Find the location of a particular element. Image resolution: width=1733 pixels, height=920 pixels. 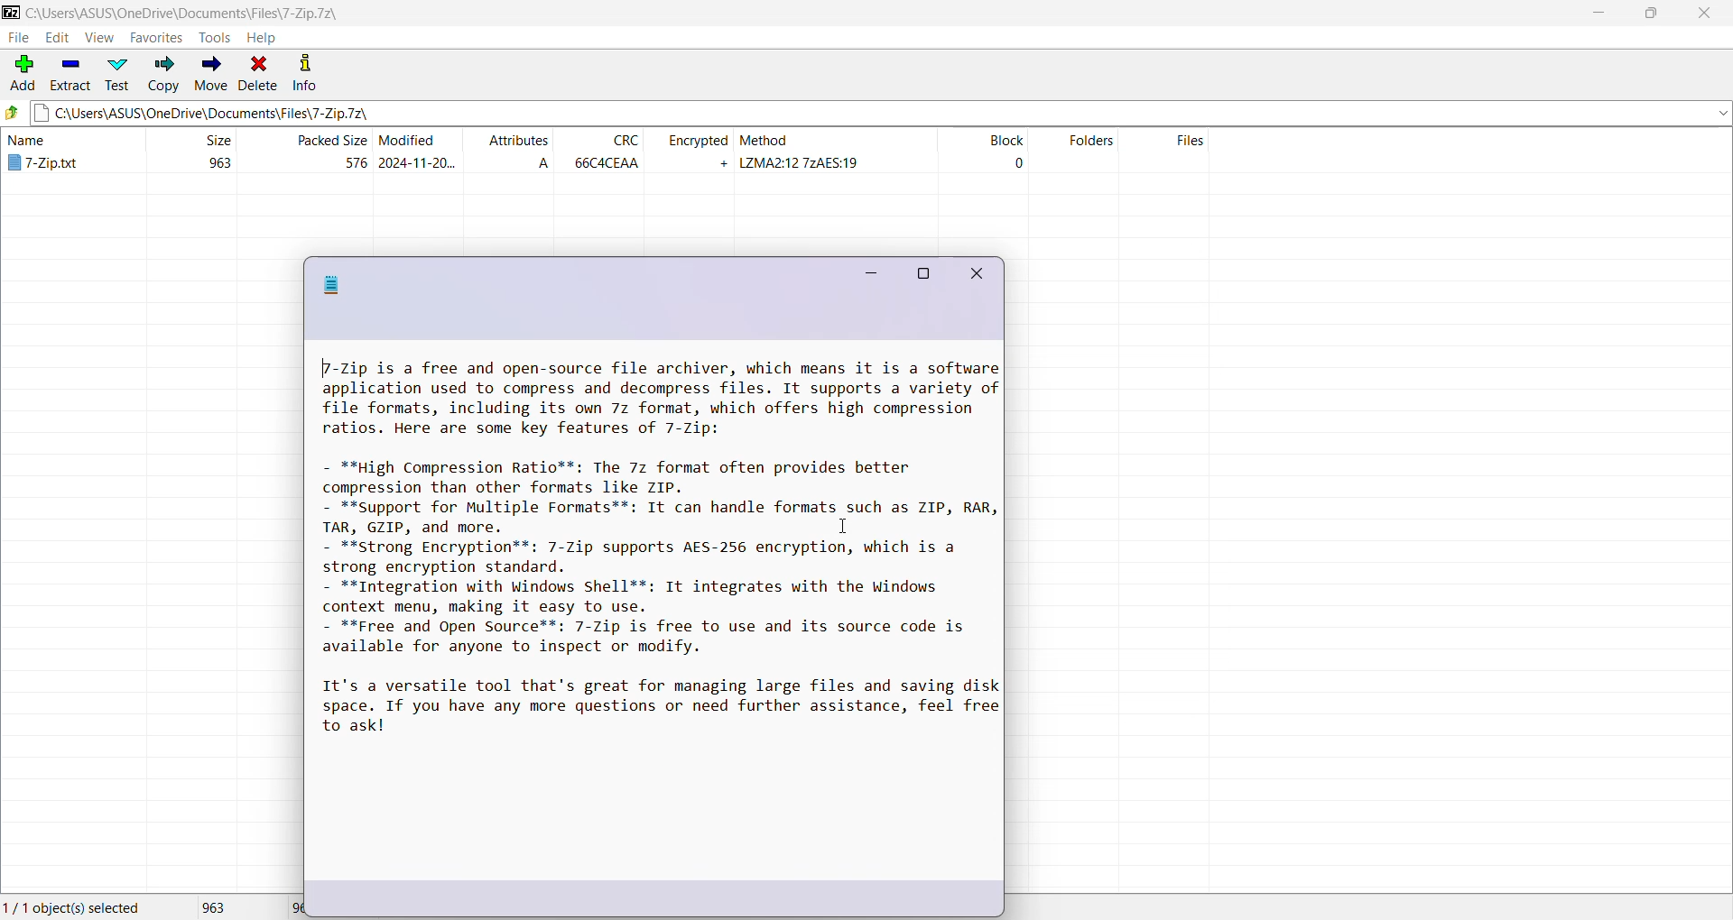

Edit is located at coordinates (55, 38).